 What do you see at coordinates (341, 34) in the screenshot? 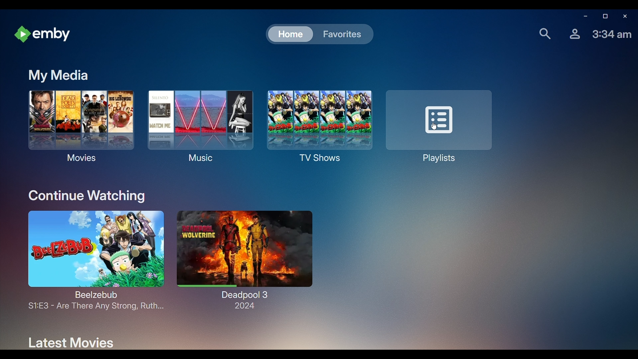
I see `Favorites` at bounding box center [341, 34].